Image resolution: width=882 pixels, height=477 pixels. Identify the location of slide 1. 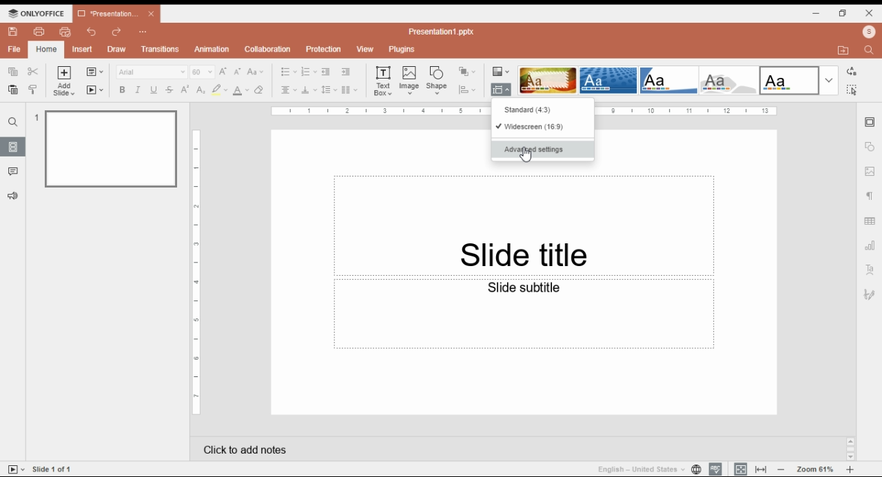
(106, 148).